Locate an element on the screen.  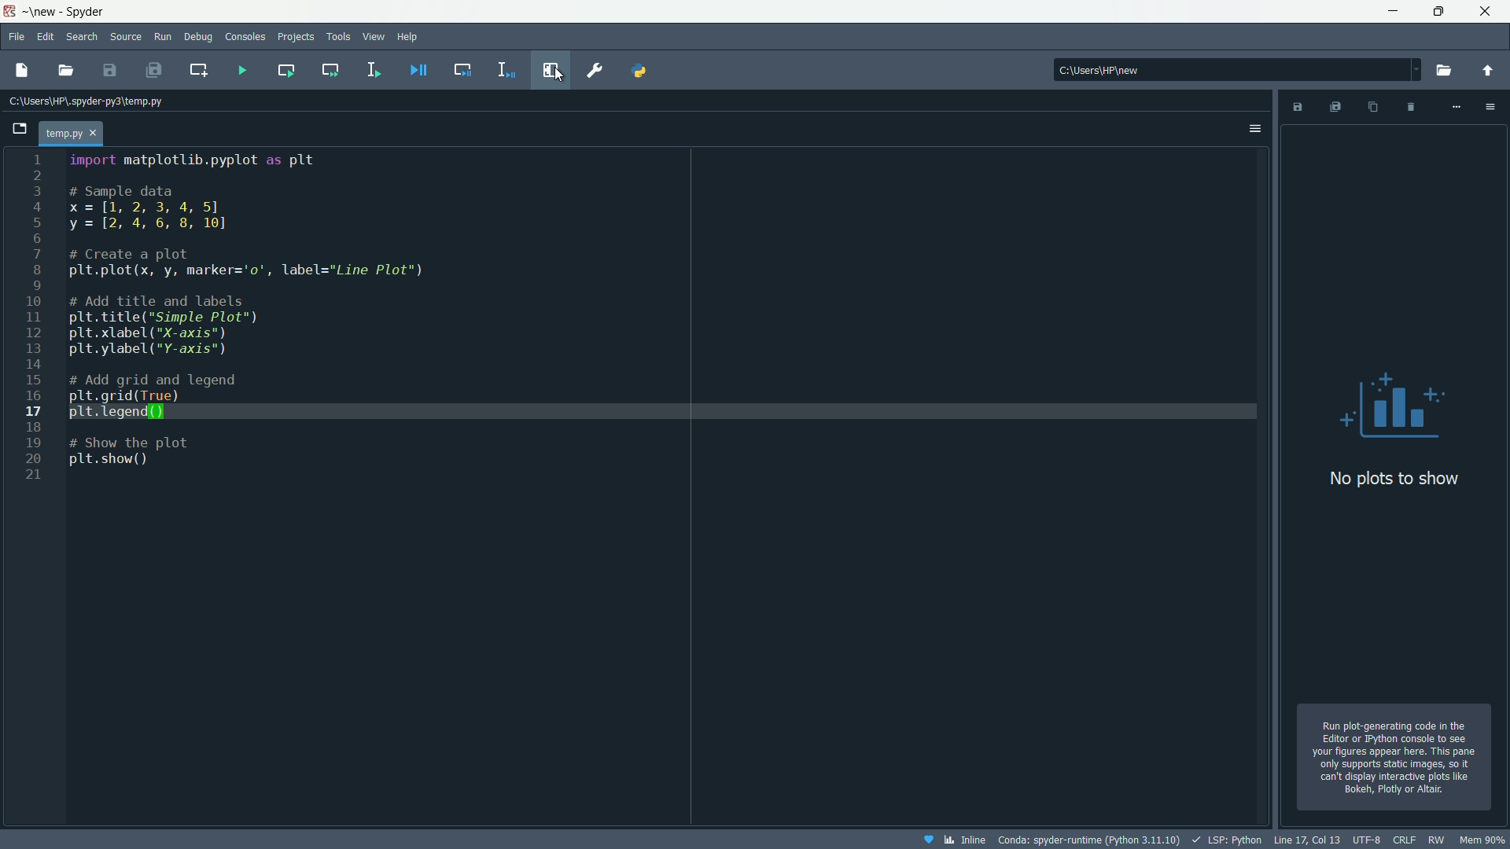
cursor position is located at coordinates (1306, 840).